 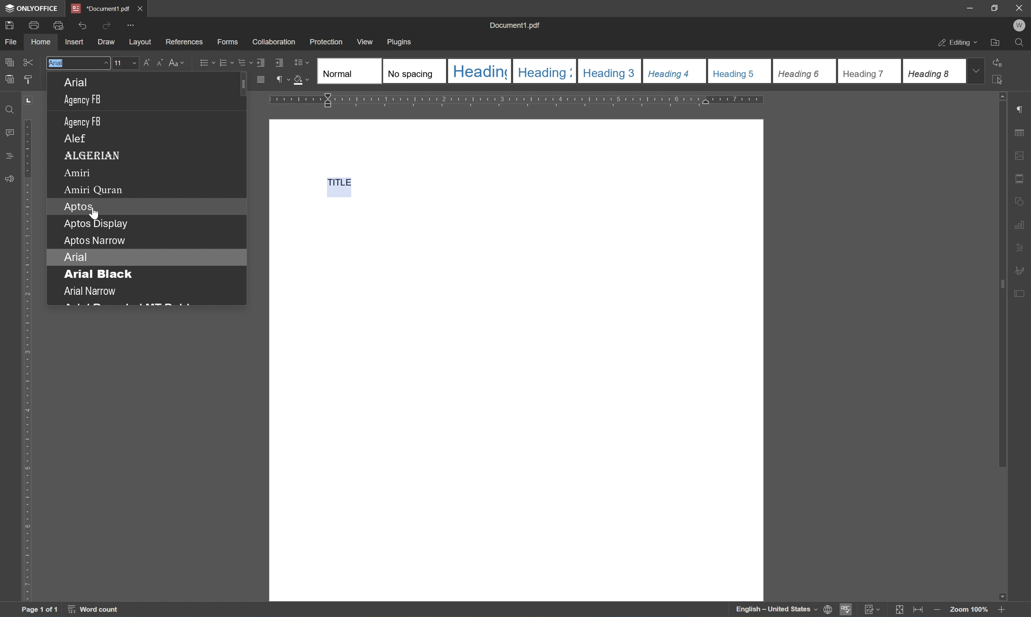 I want to click on bullets, so click(x=206, y=62).